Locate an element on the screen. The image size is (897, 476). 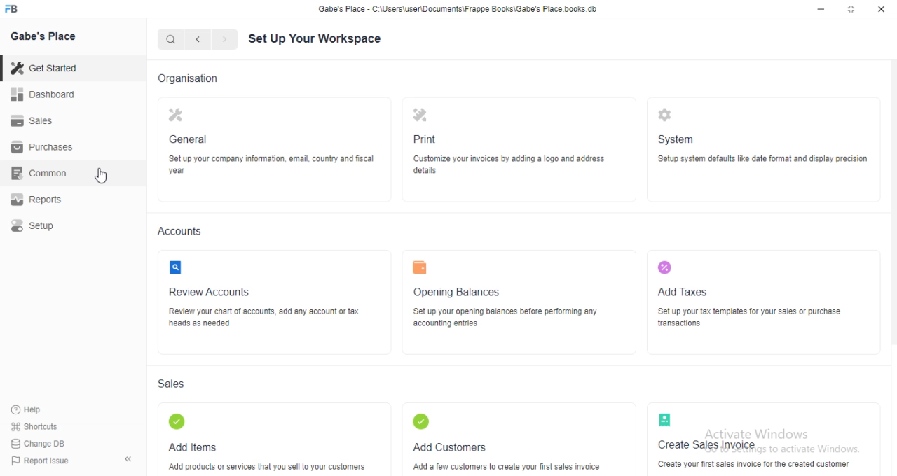
Common is located at coordinates (42, 171).